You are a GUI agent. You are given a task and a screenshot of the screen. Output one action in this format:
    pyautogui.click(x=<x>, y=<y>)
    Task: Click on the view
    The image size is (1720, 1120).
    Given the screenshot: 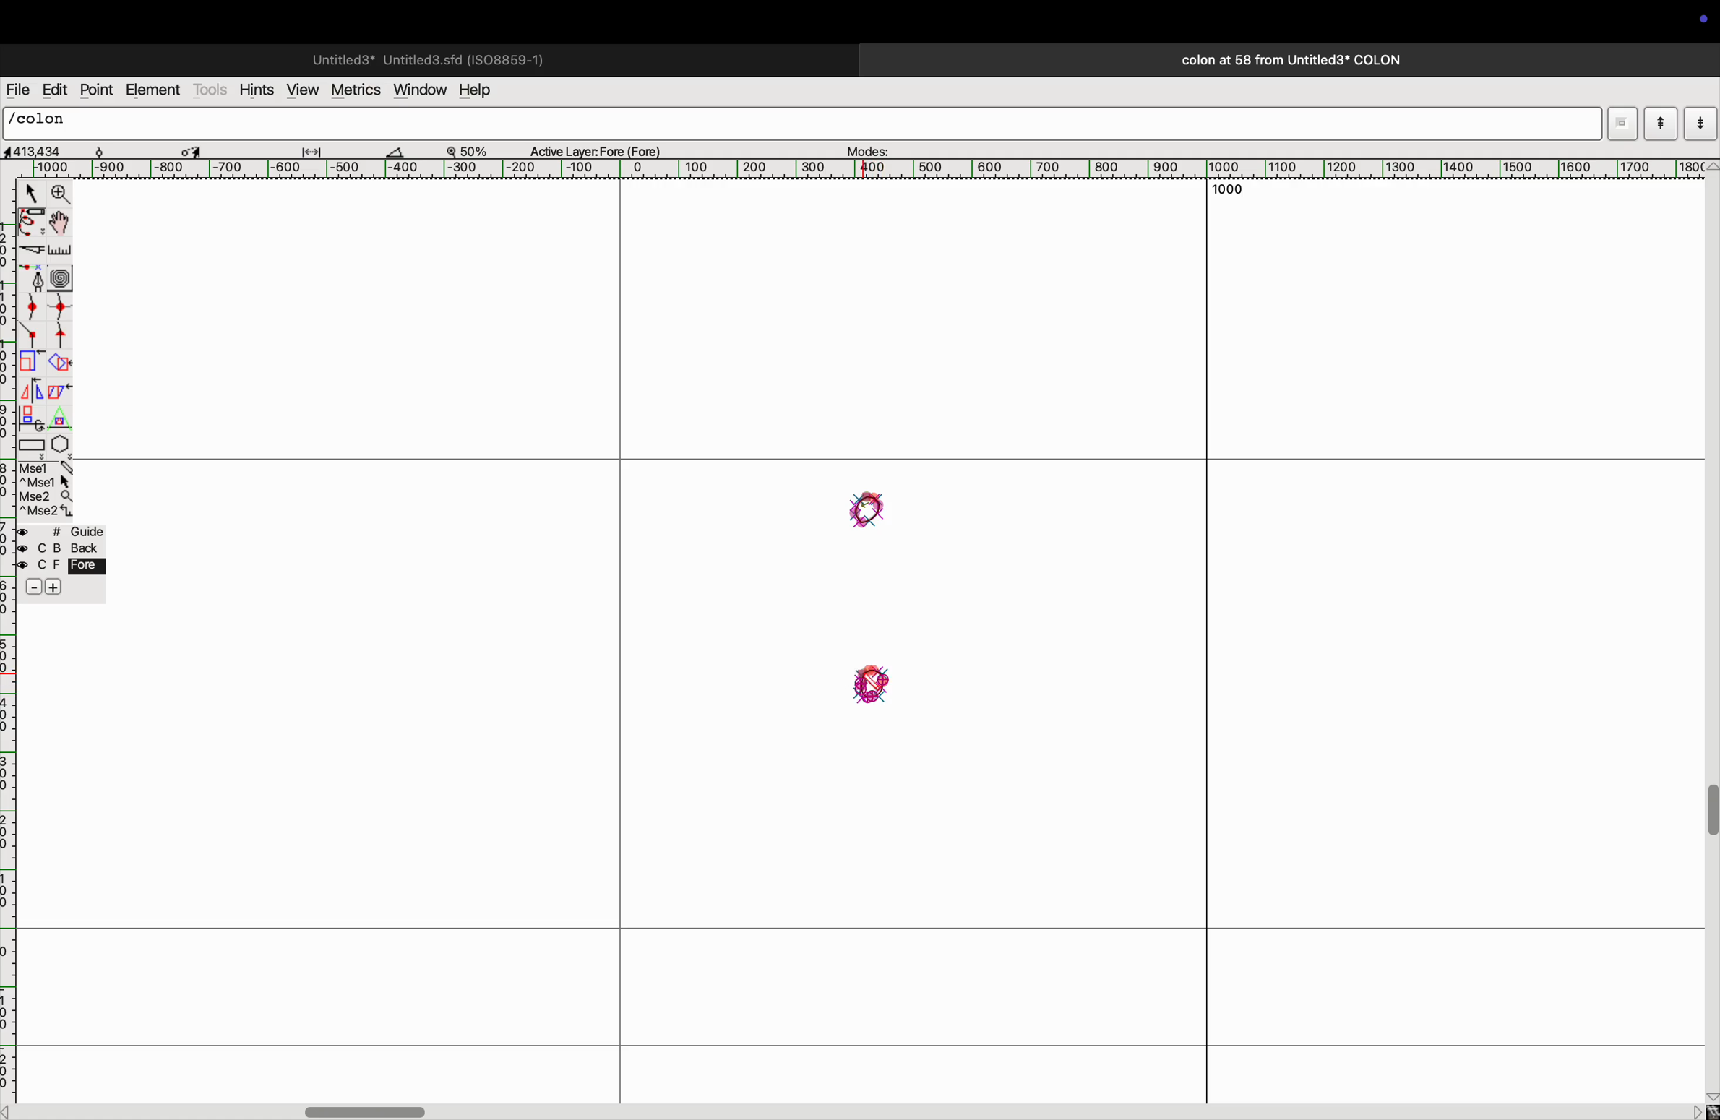 What is the action you would take?
    pyautogui.click(x=301, y=90)
    